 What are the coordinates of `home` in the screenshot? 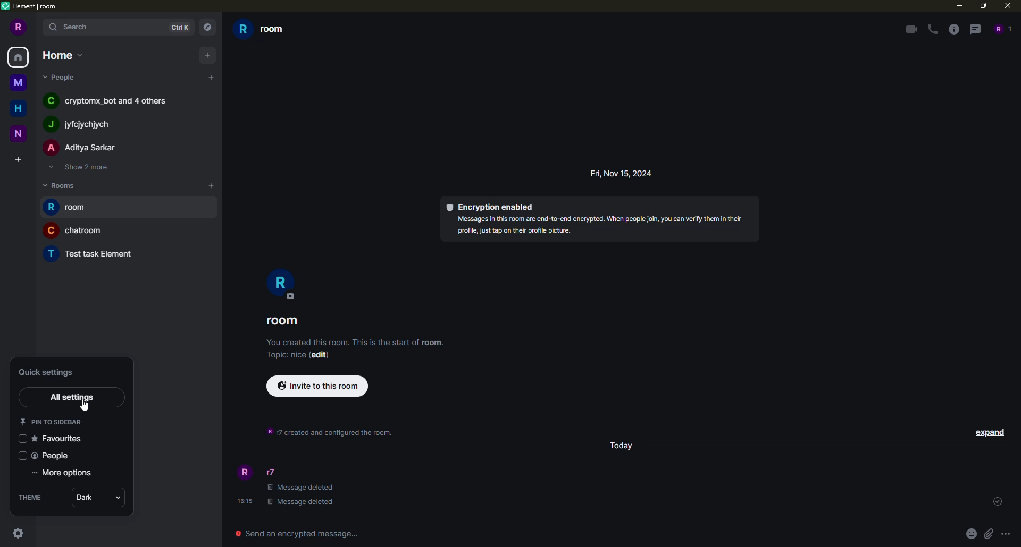 It's located at (21, 107).